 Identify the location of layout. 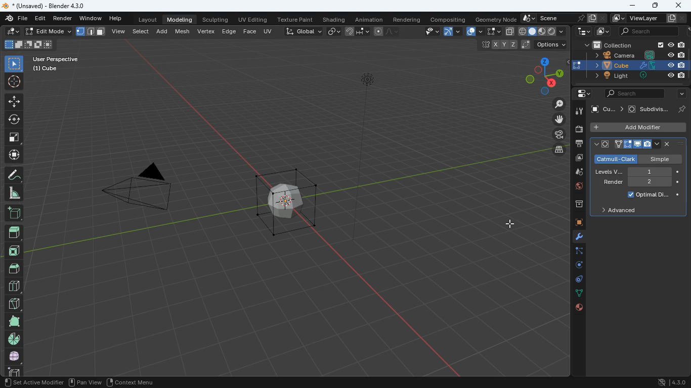
(145, 20).